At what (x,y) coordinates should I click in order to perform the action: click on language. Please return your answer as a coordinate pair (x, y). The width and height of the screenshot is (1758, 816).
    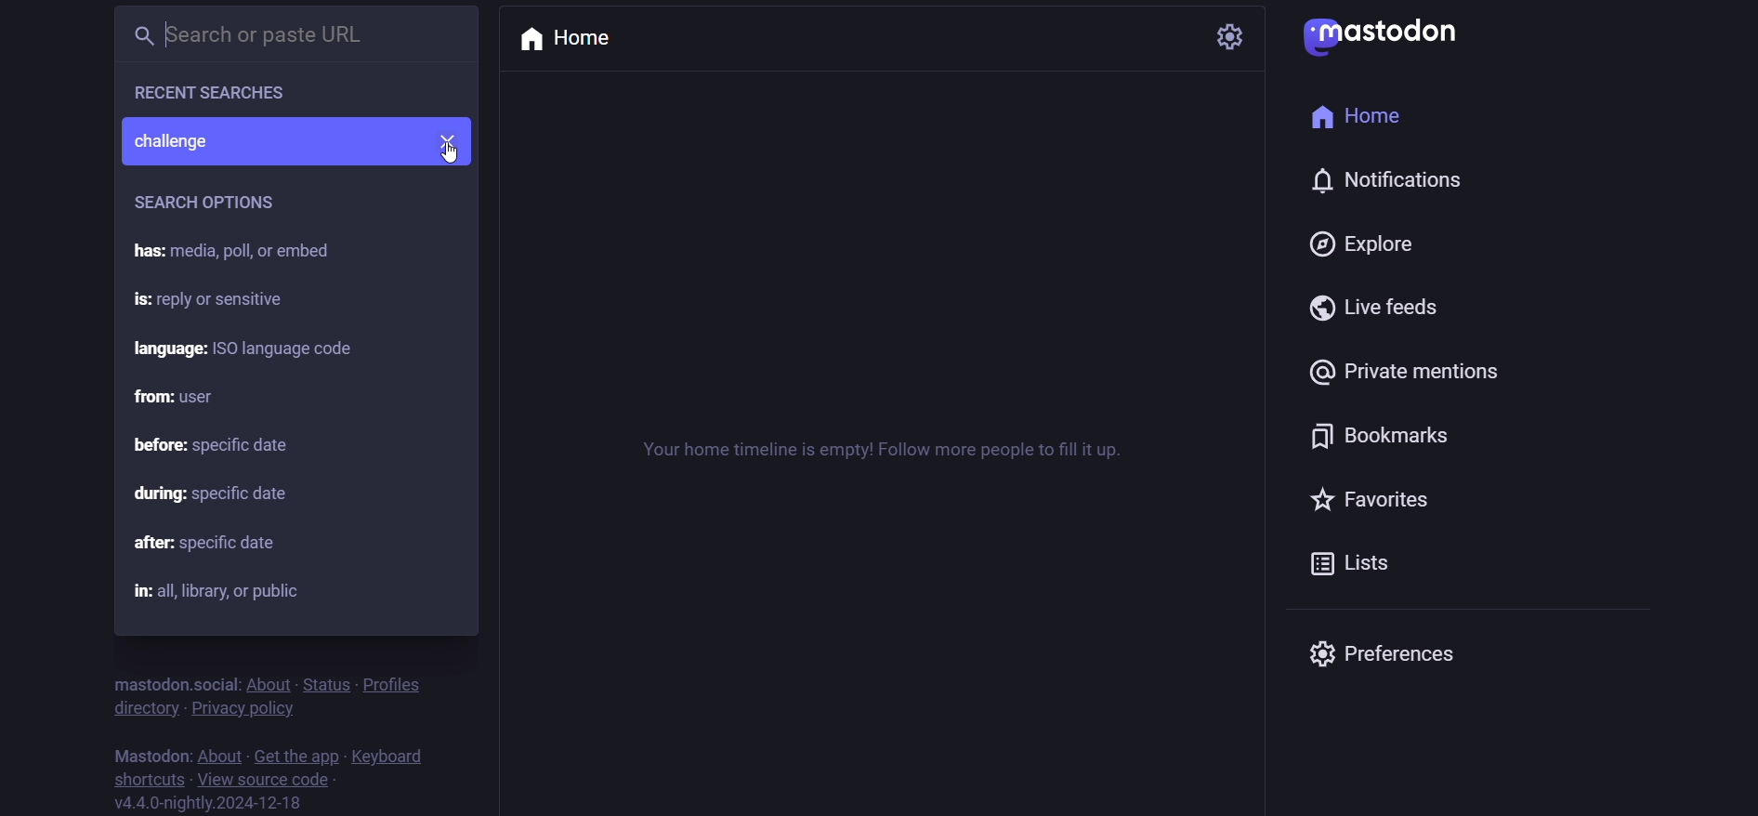
    Looking at the image, I should click on (269, 347).